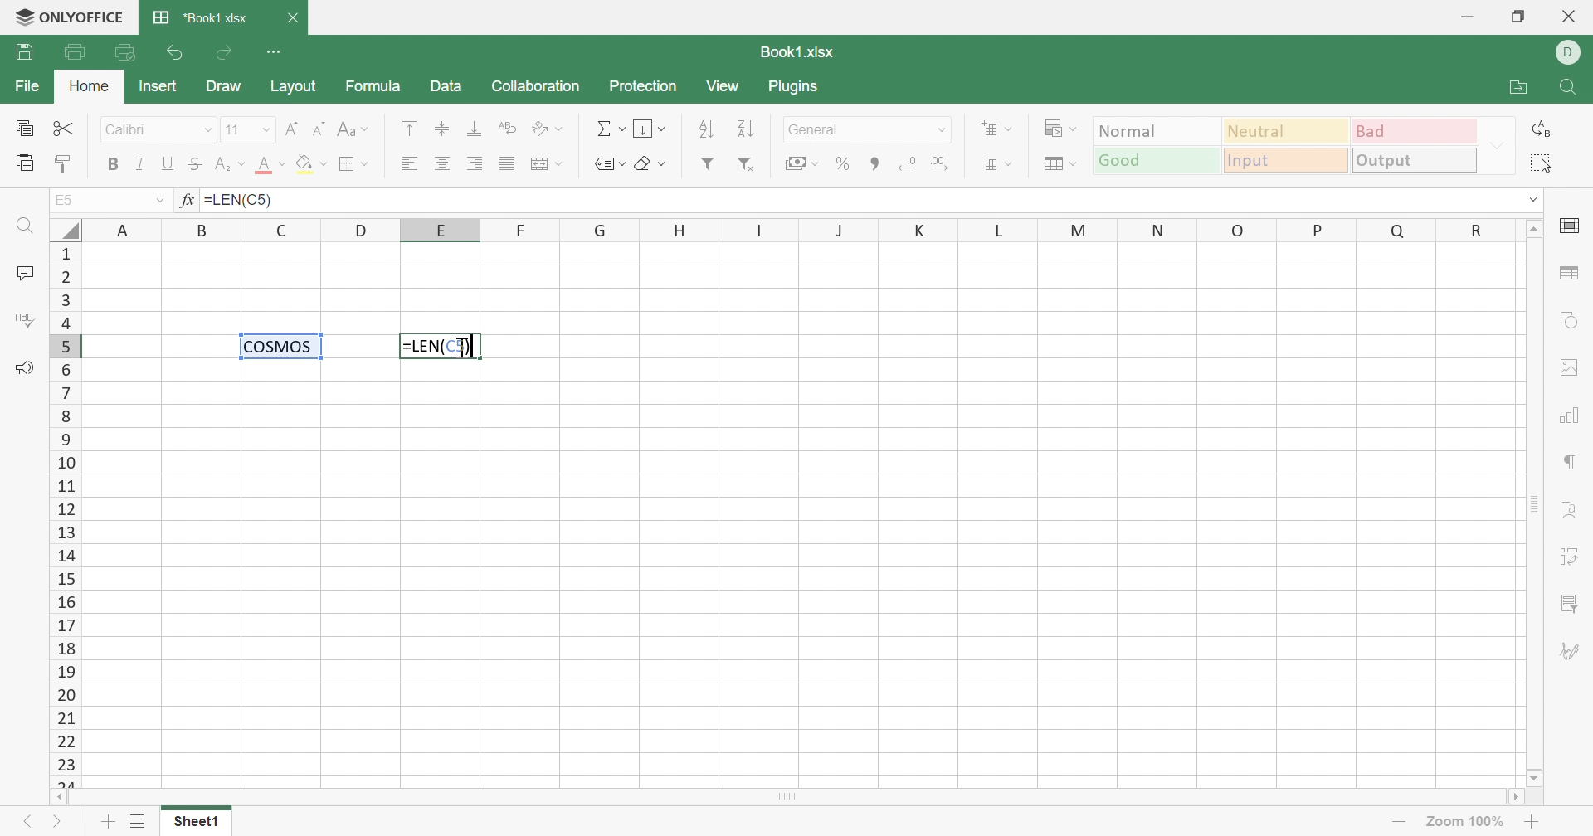  I want to click on Align top, so click(413, 129).